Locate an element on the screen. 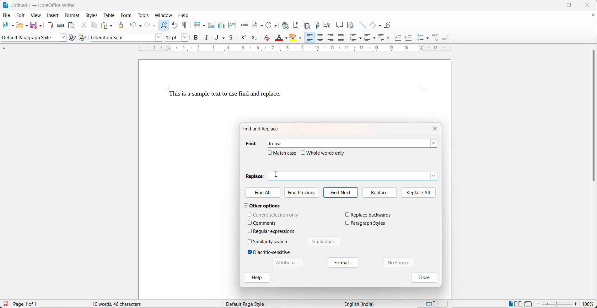 This screenshot has height=308, width=597. replace textbox is located at coordinates (357, 175).